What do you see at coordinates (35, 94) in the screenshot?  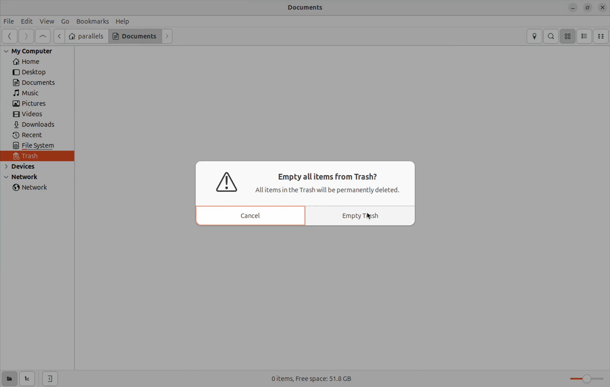 I see `Music` at bounding box center [35, 94].